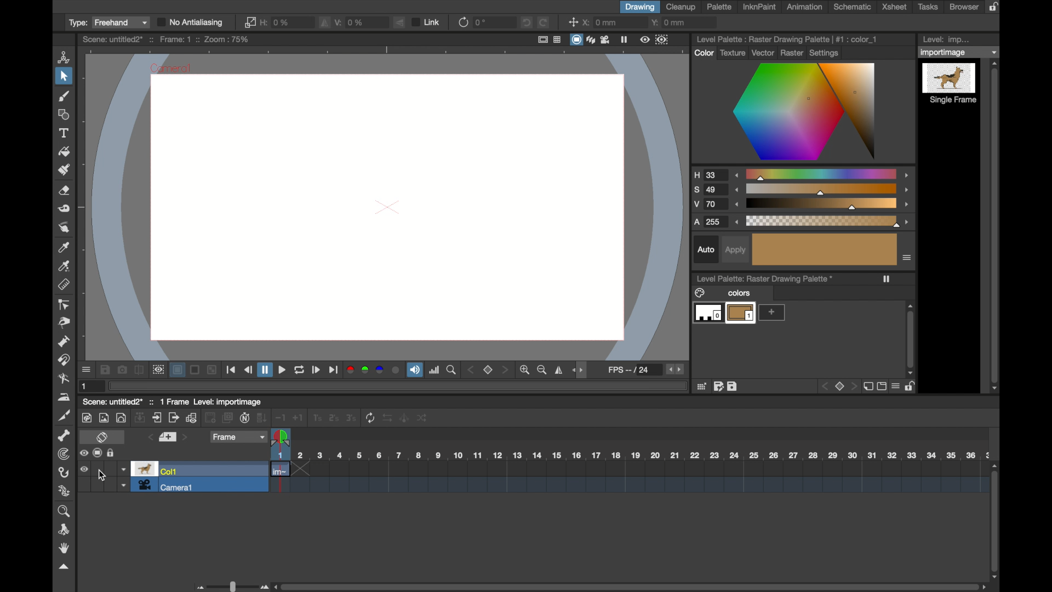 The height and width of the screenshot is (592, 1052). What do you see at coordinates (64, 397) in the screenshot?
I see `iron tool` at bounding box center [64, 397].